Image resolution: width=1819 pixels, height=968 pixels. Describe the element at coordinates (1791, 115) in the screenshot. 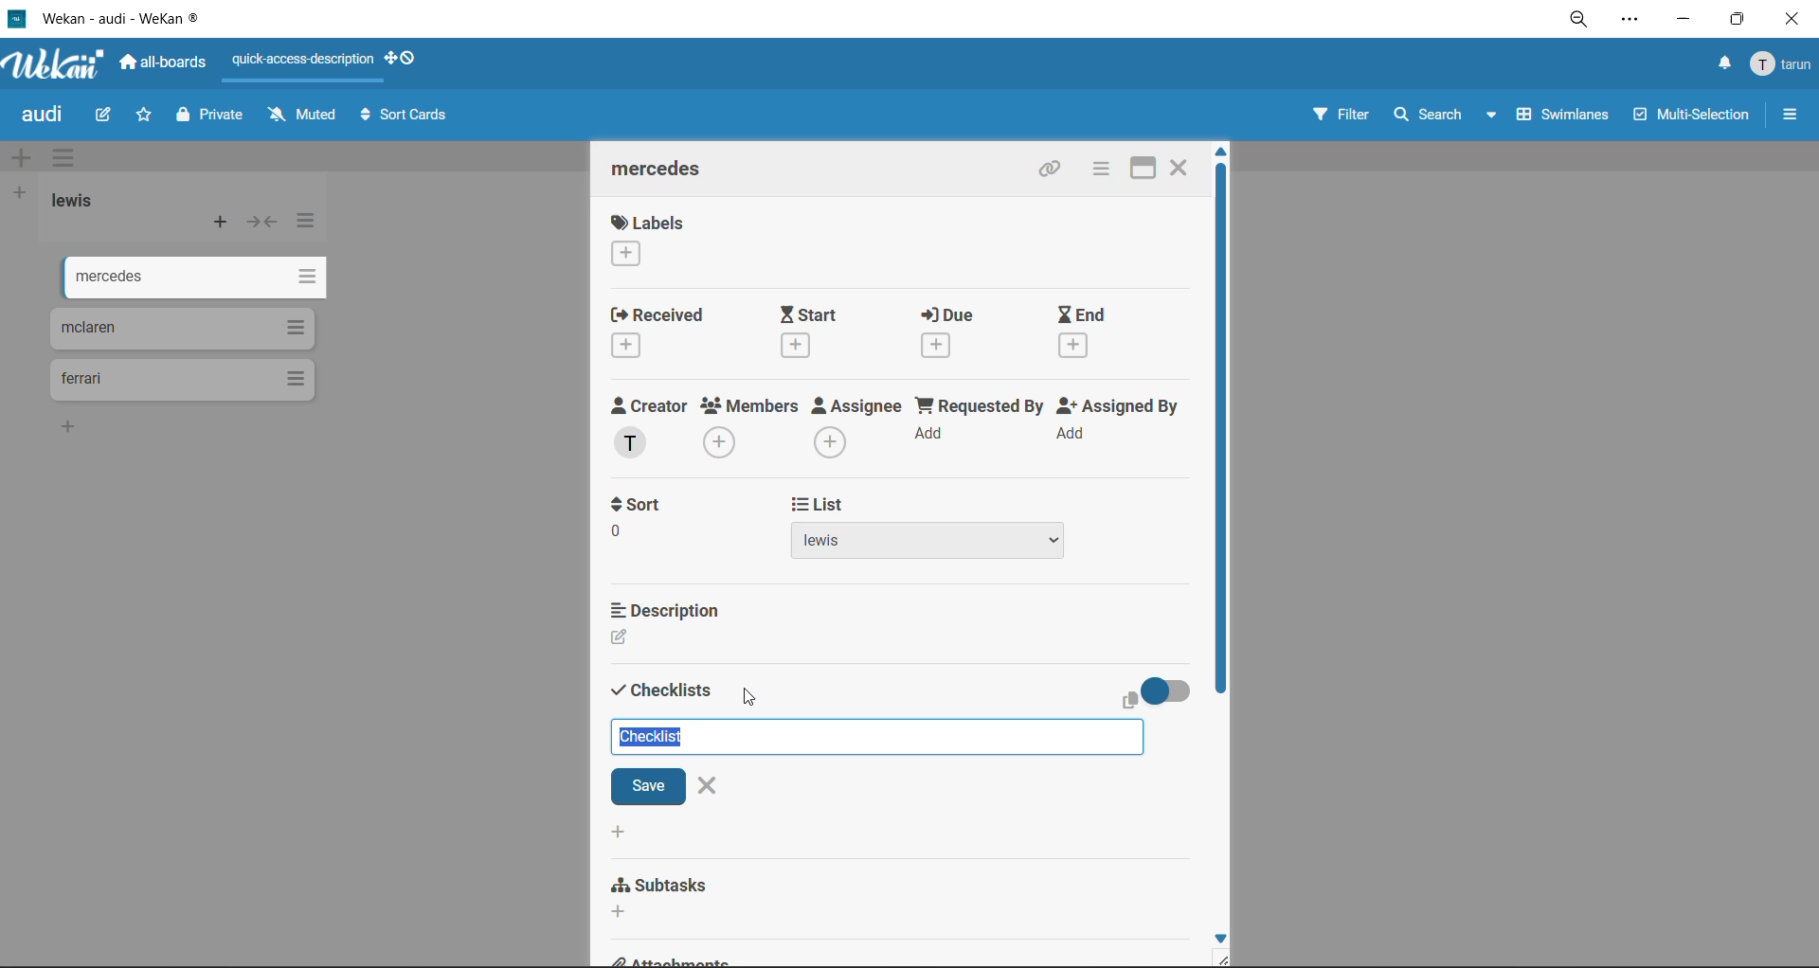

I see `sidebar` at that location.